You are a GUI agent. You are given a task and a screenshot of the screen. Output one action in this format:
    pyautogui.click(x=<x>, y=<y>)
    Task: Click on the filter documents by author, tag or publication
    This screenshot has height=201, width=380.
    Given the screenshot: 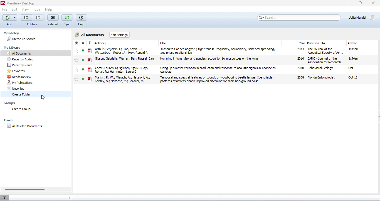 What is the action you would take?
    pyautogui.click(x=6, y=197)
    